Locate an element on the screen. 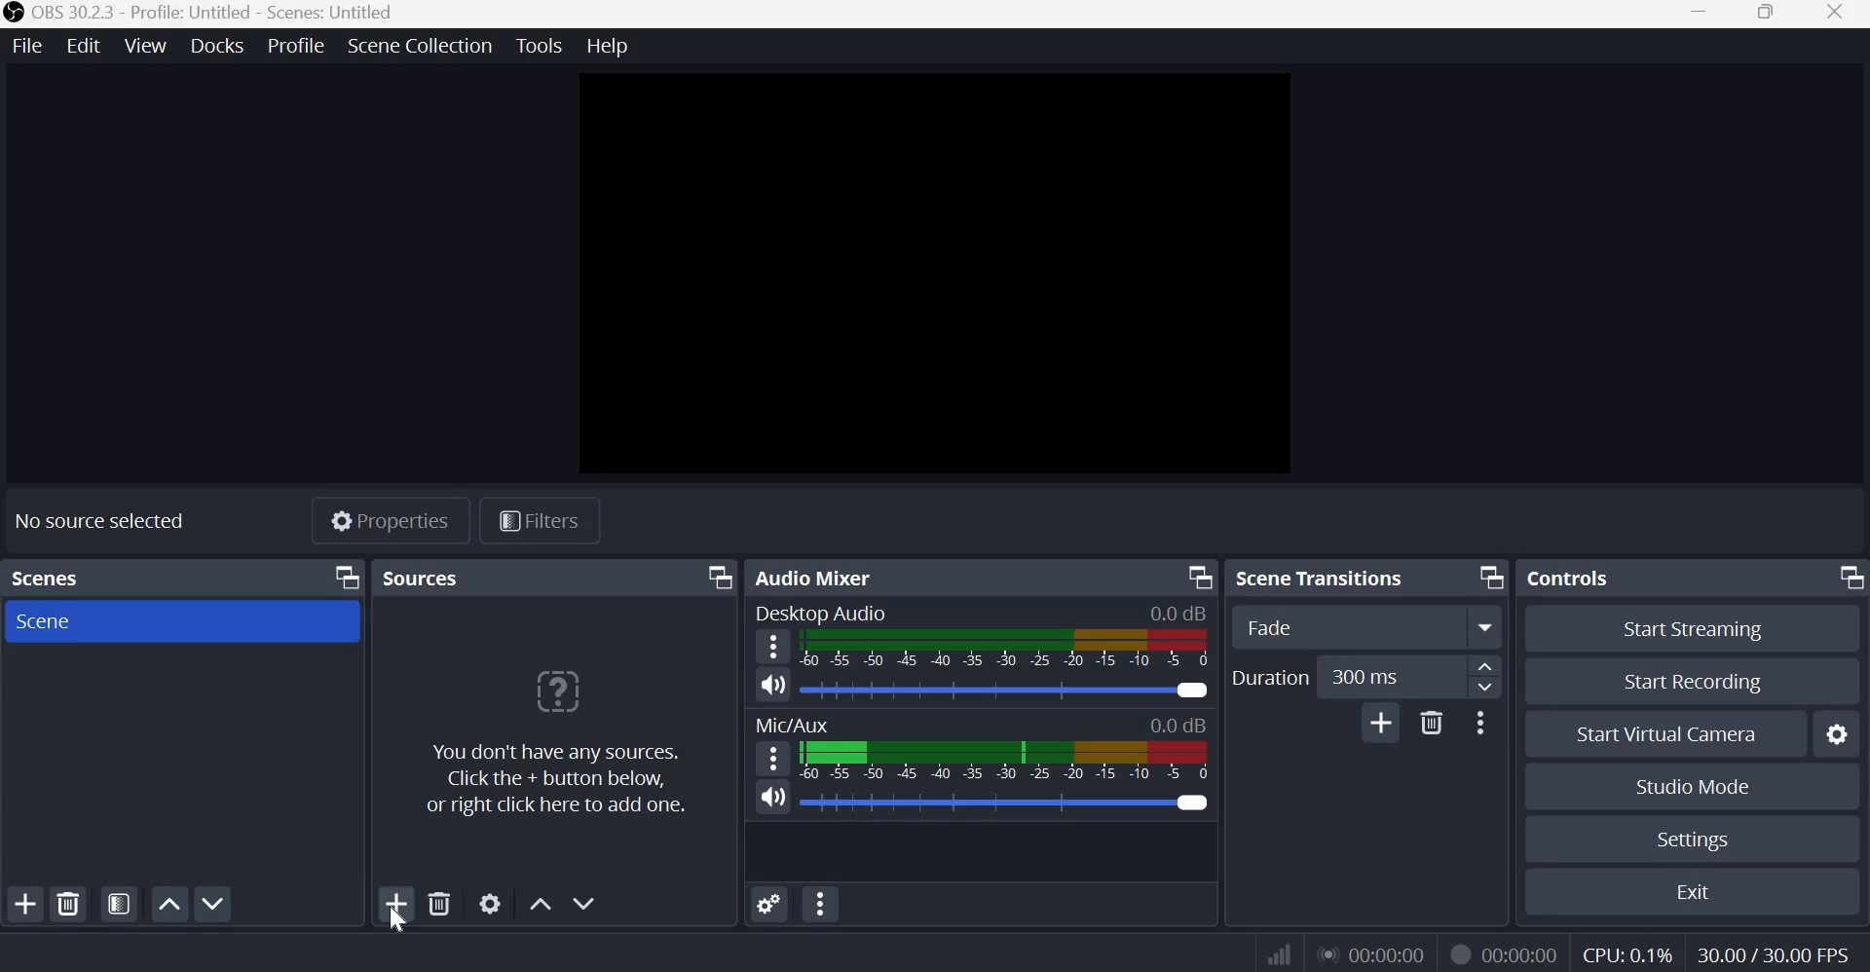 The image size is (1870, 972). More Options is located at coordinates (1479, 722).